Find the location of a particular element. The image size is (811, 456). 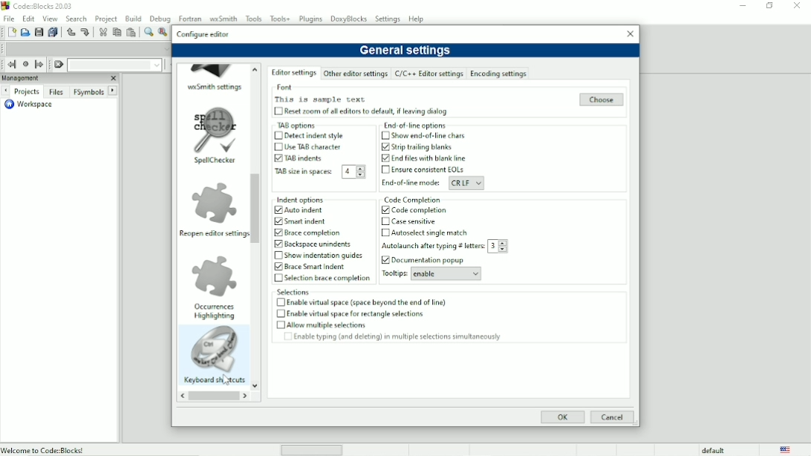

image is located at coordinates (215, 128).